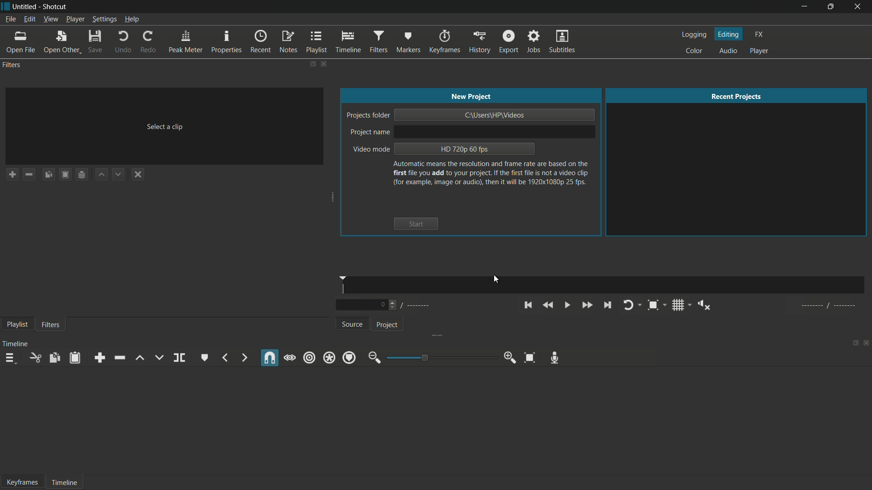  I want to click on file menu, so click(8, 20).